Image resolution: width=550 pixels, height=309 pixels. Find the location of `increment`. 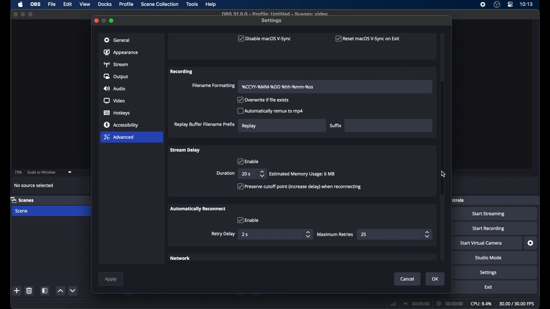

increment is located at coordinates (60, 291).